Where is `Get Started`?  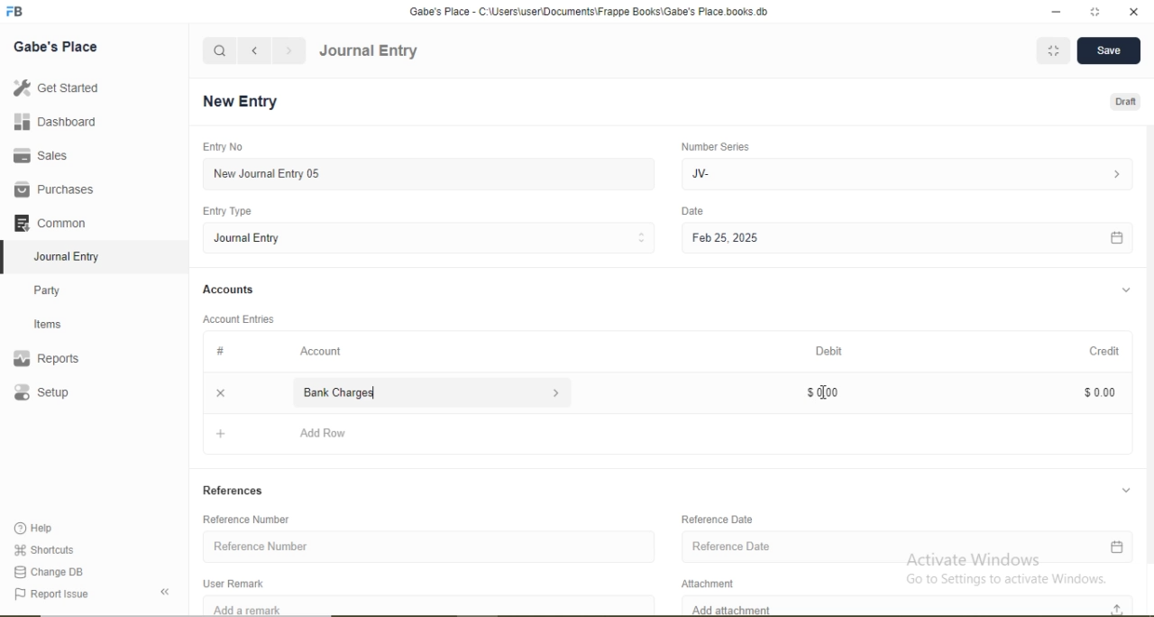 Get Started is located at coordinates (54, 87).